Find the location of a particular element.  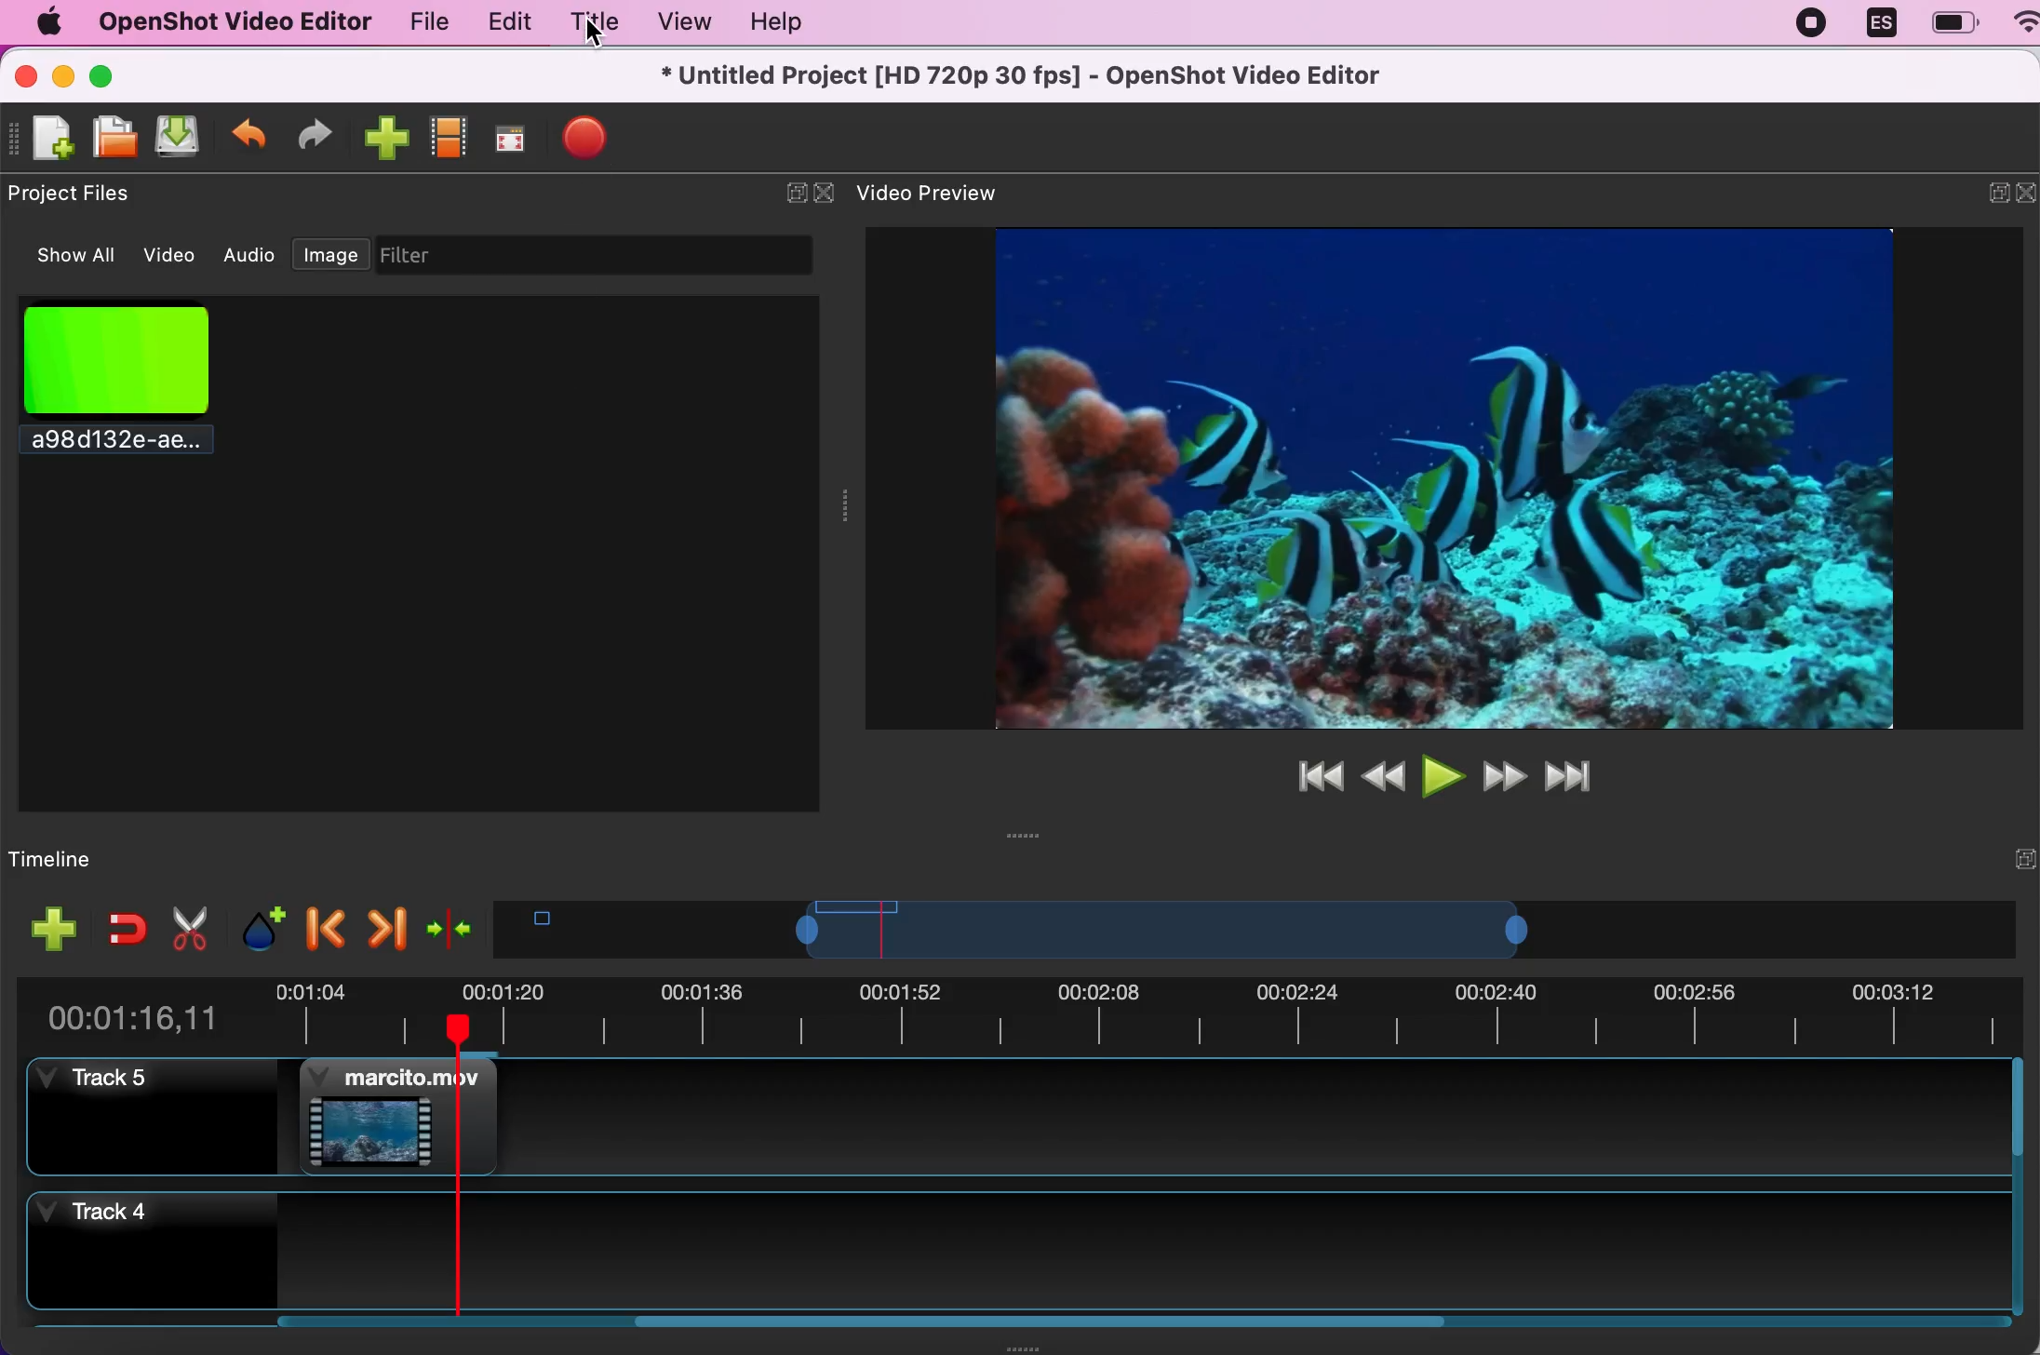

audio is located at coordinates (251, 255).